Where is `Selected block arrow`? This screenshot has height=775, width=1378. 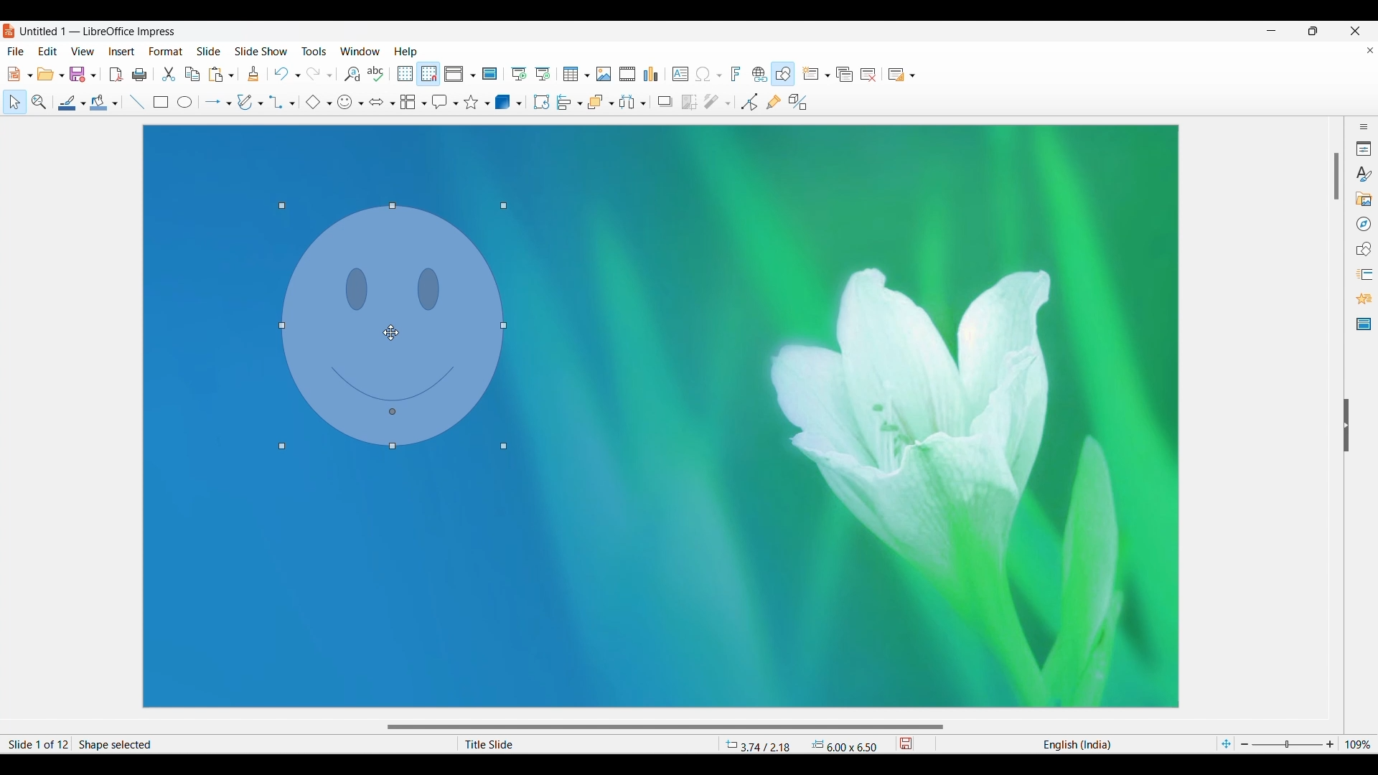 Selected block arrow is located at coordinates (377, 101).